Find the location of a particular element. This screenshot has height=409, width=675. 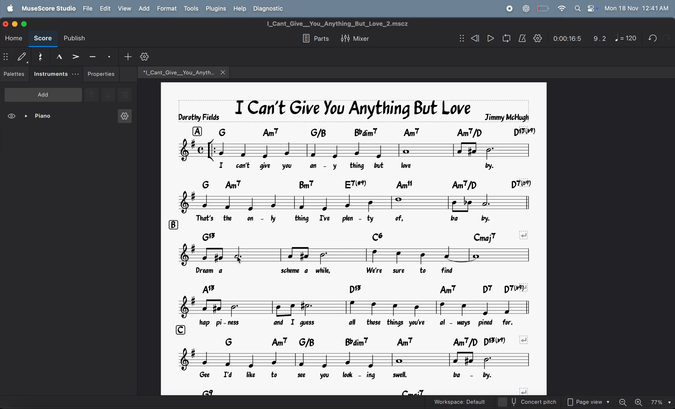

note 120 is located at coordinates (626, 39).